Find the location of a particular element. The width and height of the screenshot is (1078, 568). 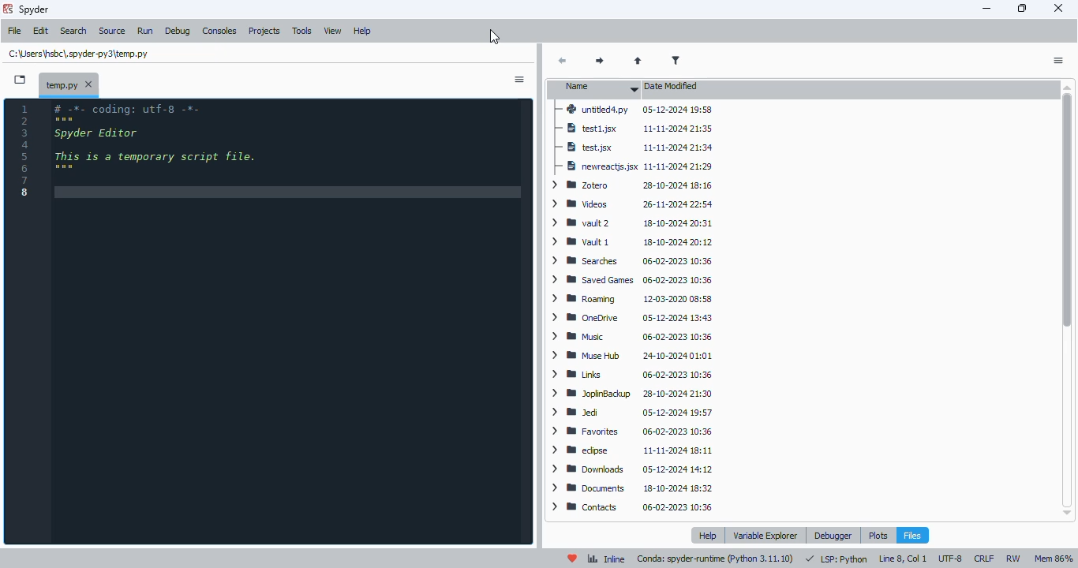

Vault 1 is located at coordinates (631, 241).